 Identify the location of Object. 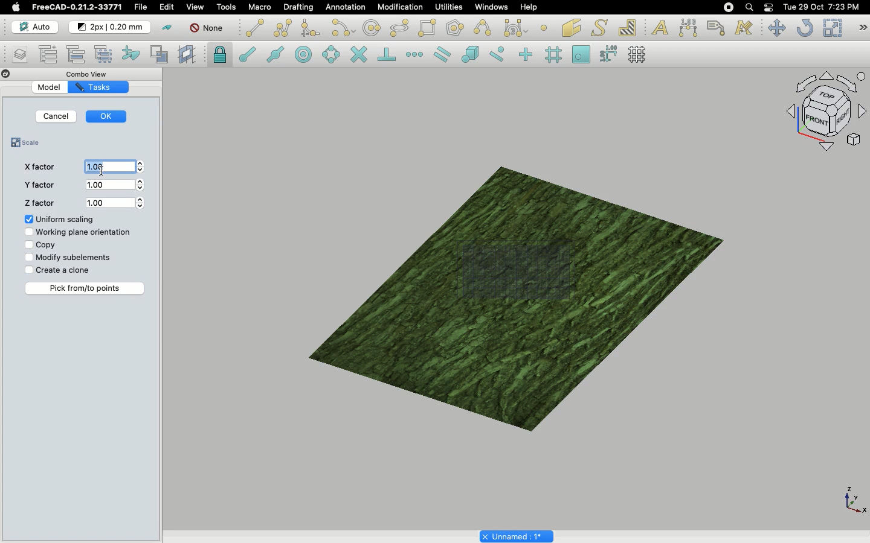
(515, 287).